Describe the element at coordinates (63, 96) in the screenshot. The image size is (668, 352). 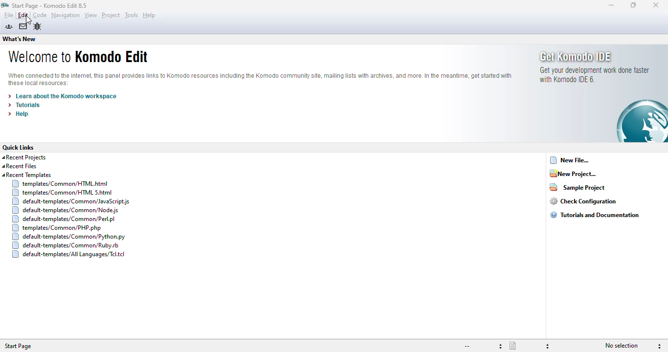
I see `learn about the Komodo workspace` at that location.